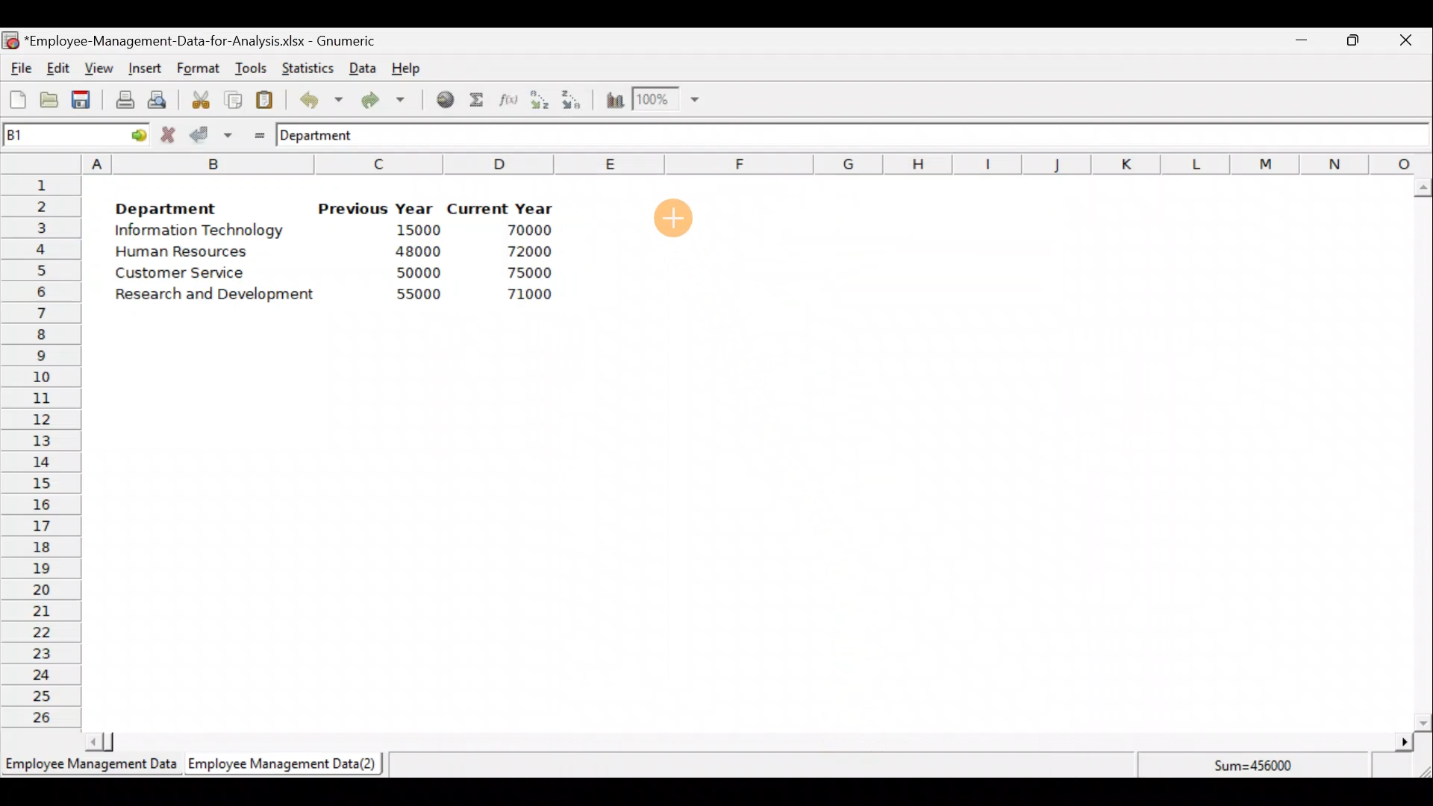 The image size is (1433, 806). I want to click on go to, so click(133, 133).